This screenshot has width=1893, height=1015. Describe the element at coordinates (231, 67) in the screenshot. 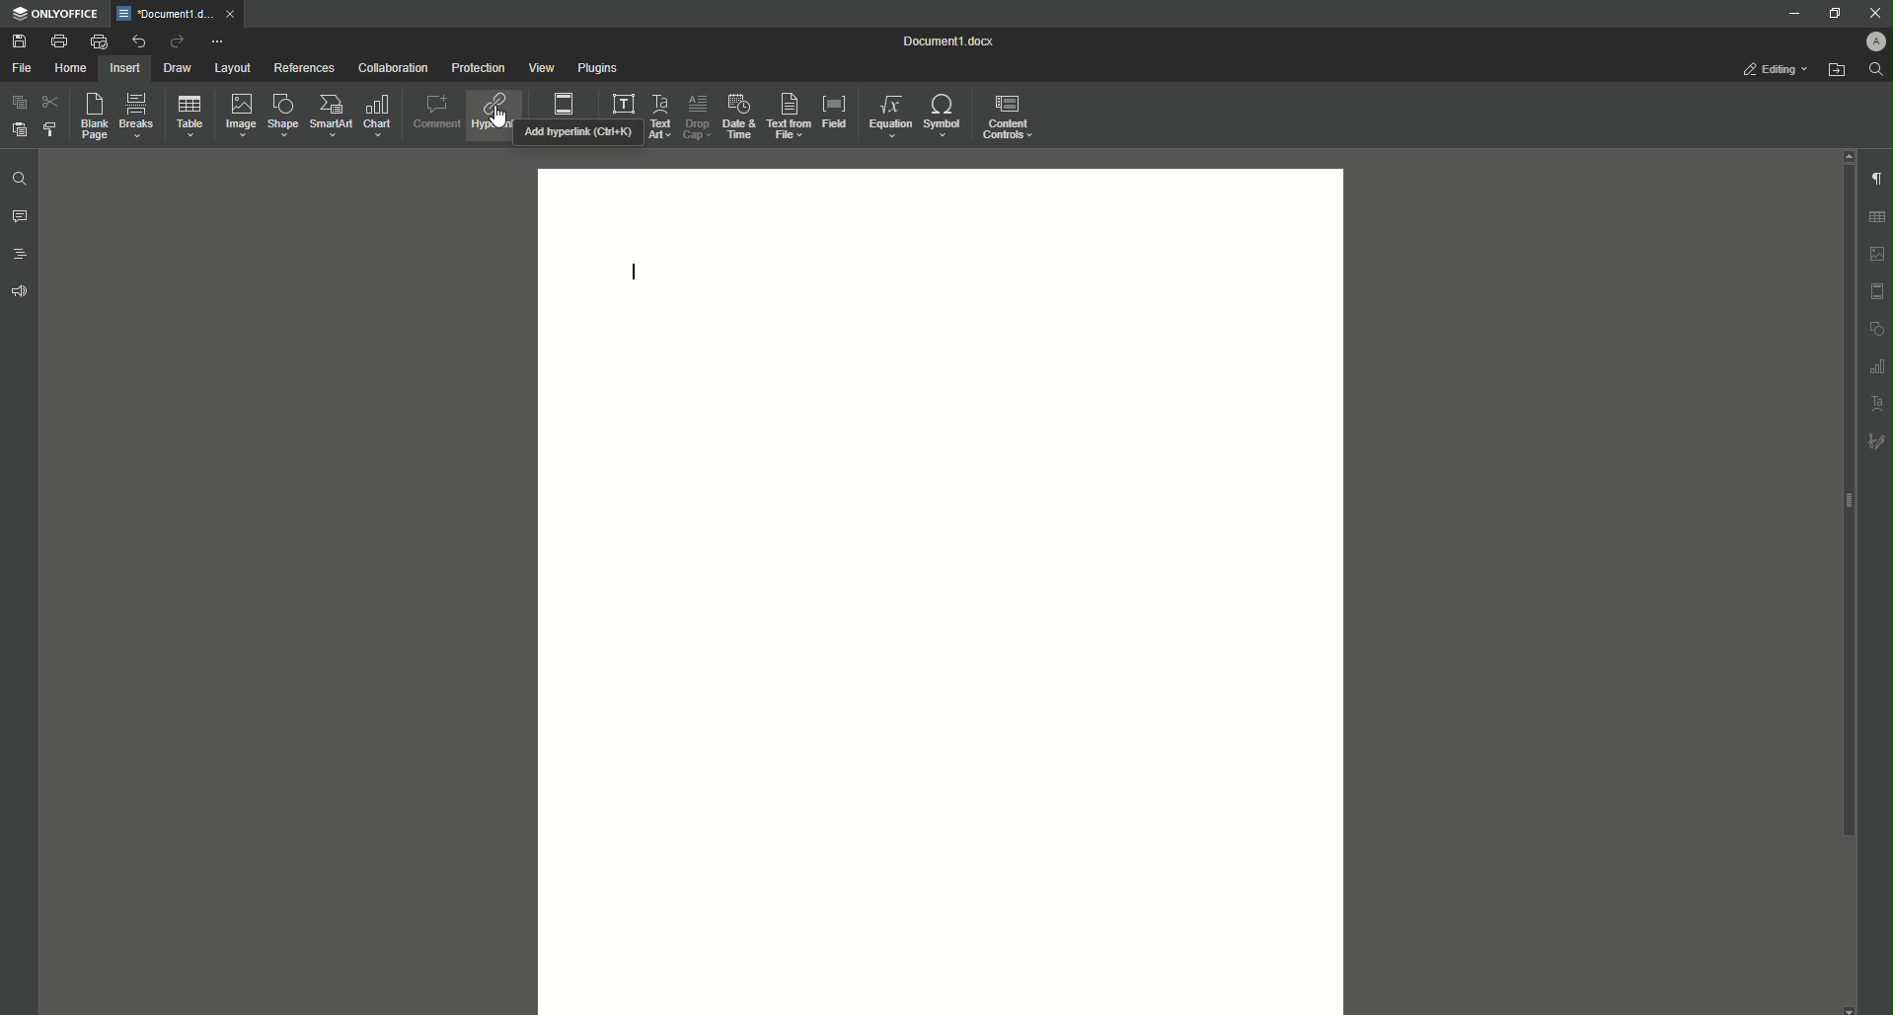

I see `Layout` at that location.